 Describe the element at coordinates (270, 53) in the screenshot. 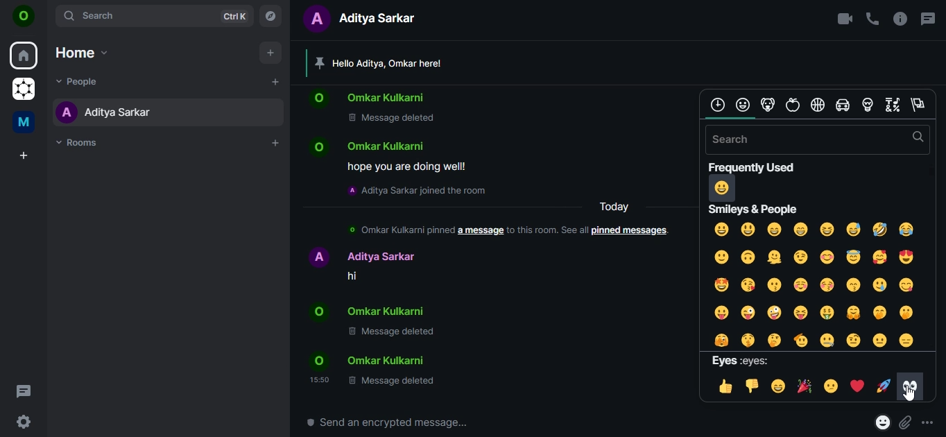

I see `add` at that location.